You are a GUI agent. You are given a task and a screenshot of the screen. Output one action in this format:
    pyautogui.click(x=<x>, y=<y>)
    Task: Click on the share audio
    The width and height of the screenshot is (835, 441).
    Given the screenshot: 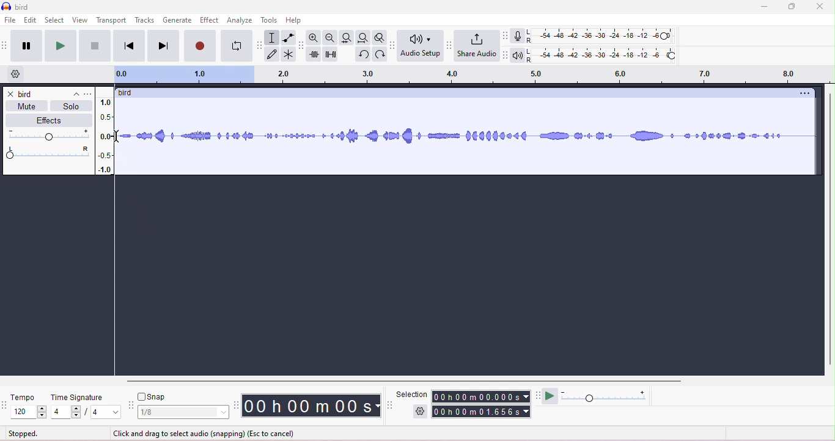 What is the action you would take?
    pyautogui.click(x=479, y=46)
    